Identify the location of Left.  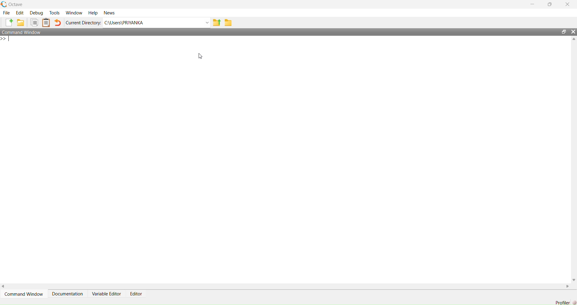
(5, 285).